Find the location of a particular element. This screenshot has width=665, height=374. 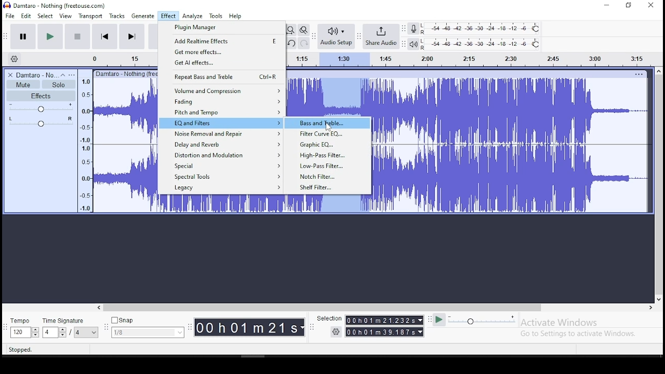

Settings is located at coordinates (337, 331).